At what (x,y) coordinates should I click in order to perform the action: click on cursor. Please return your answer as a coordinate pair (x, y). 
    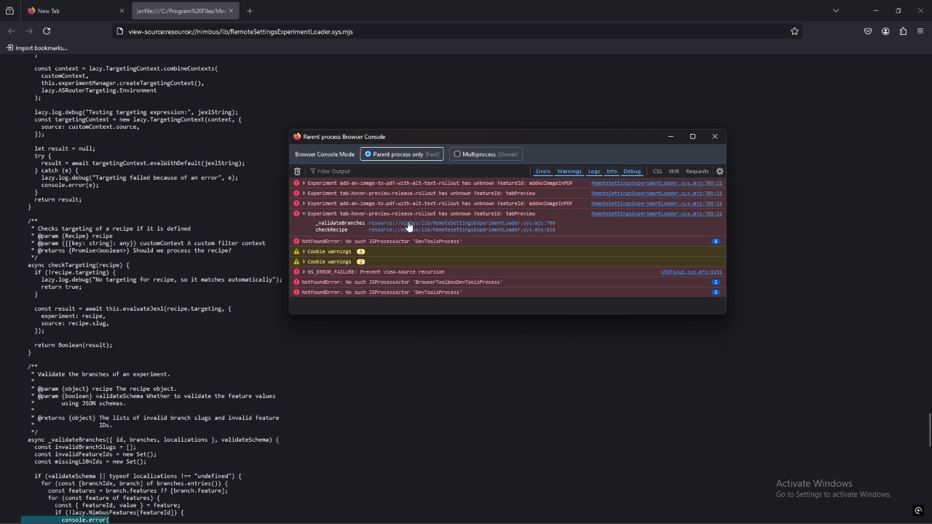
    Looking at the image, I should click on (410, 229).